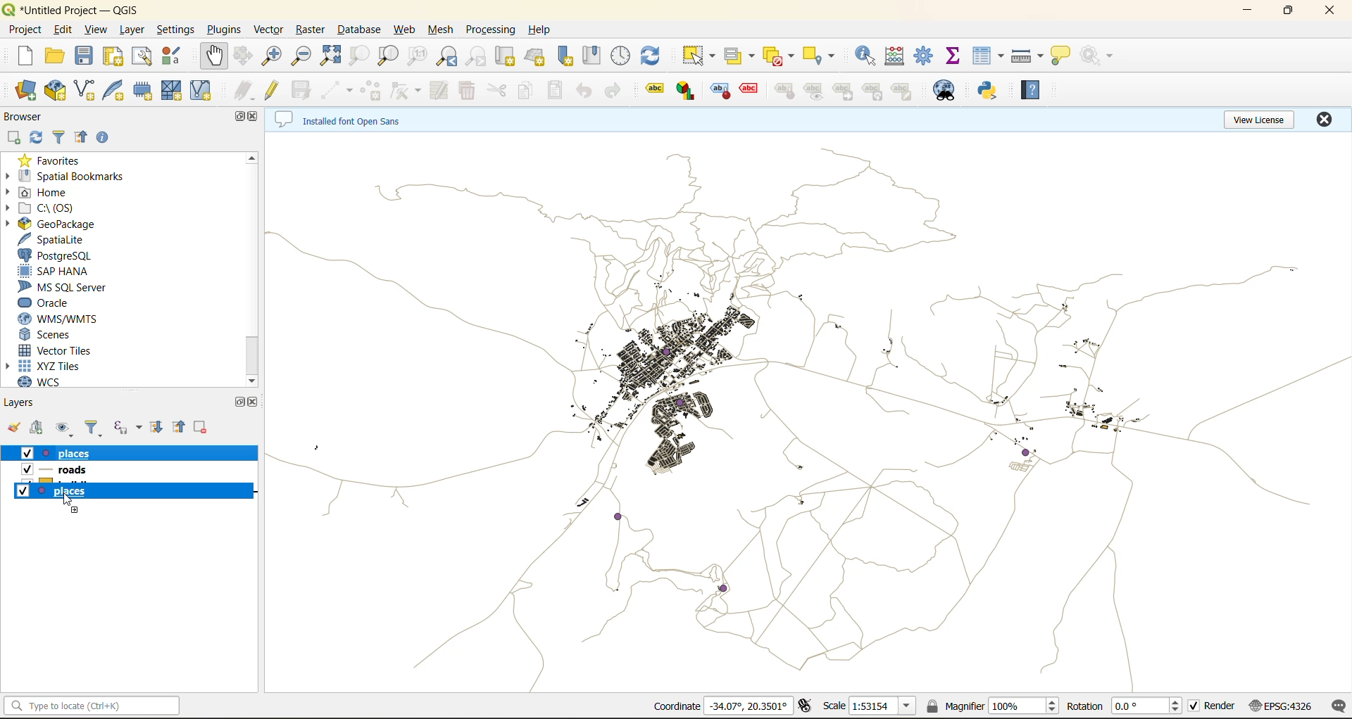 The height and width of the screenshot is (719, 1352). Describe the element at coordinates (585, 89) in the screenshot. I see `undo` at that location.